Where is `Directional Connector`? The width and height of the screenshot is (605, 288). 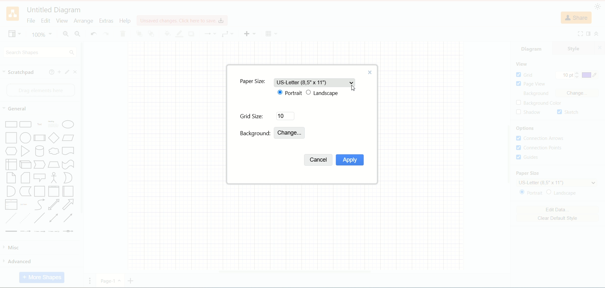
Directional Connector is located at coordinates (68, 218).